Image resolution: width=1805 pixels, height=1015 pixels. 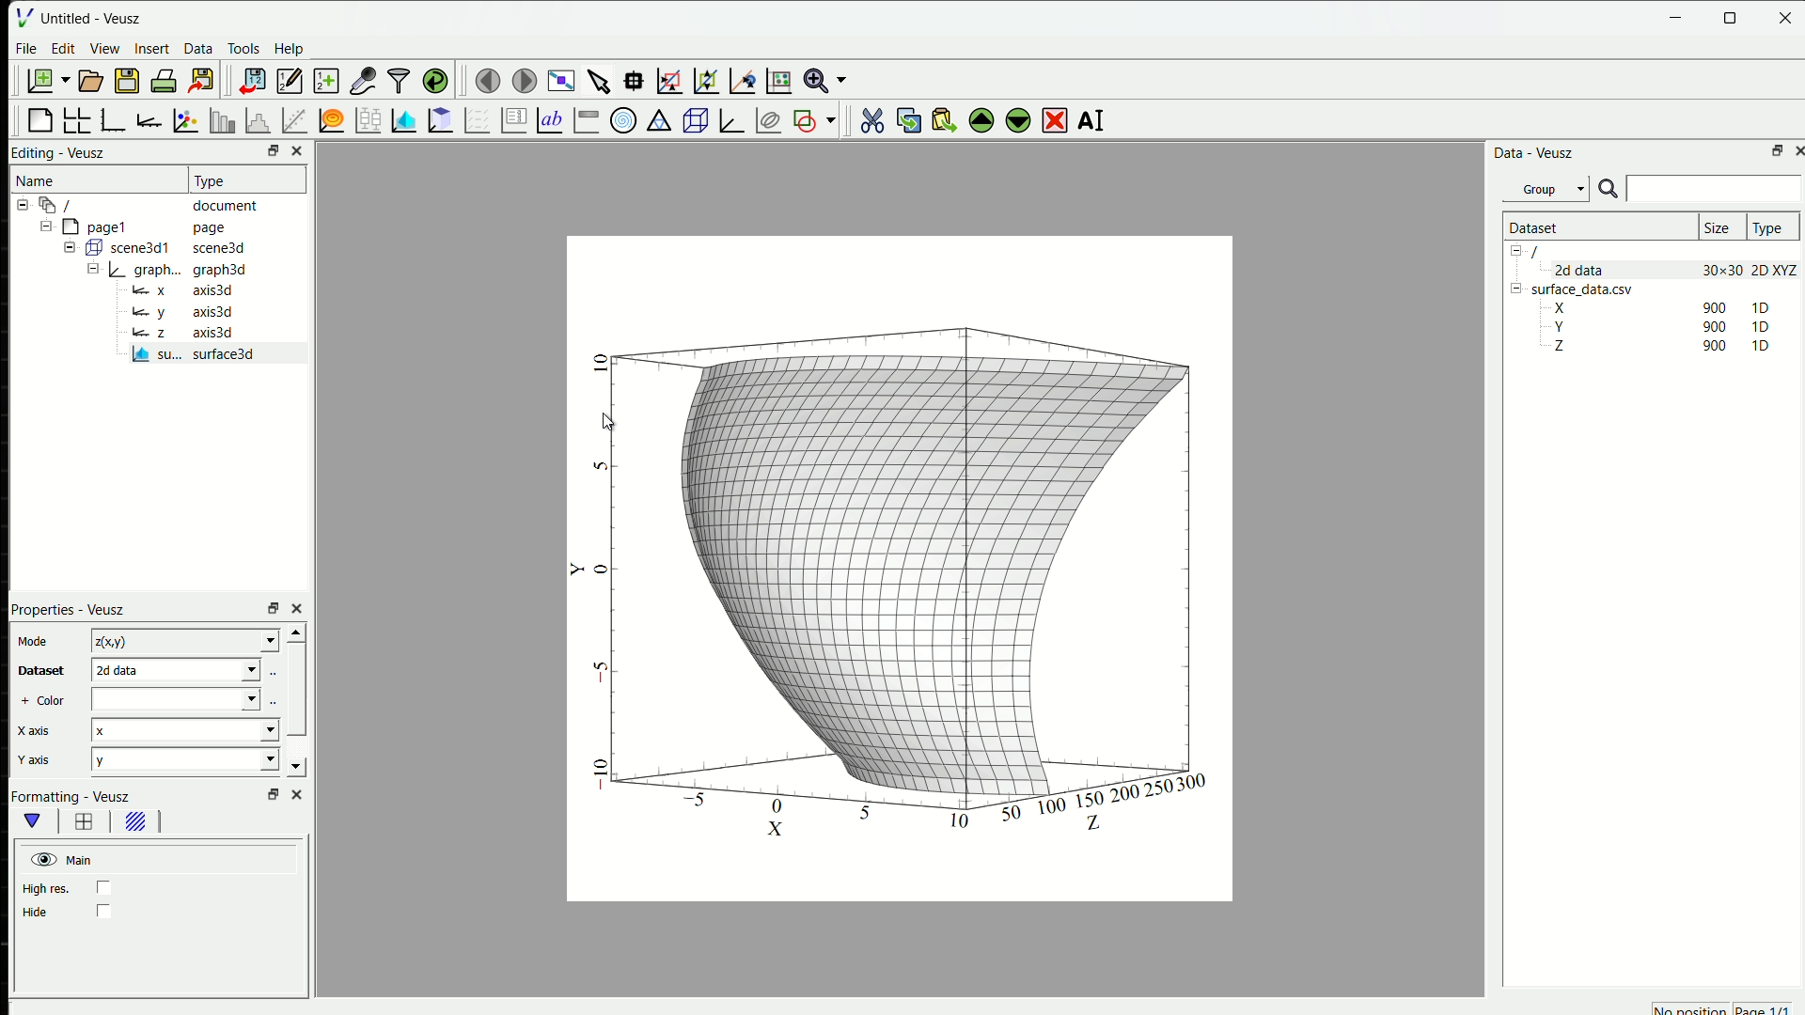 What do you see at coordinates (780, 81) in the screenshot?
I see `click to reset graph axis` at bounding box center [780, 81].